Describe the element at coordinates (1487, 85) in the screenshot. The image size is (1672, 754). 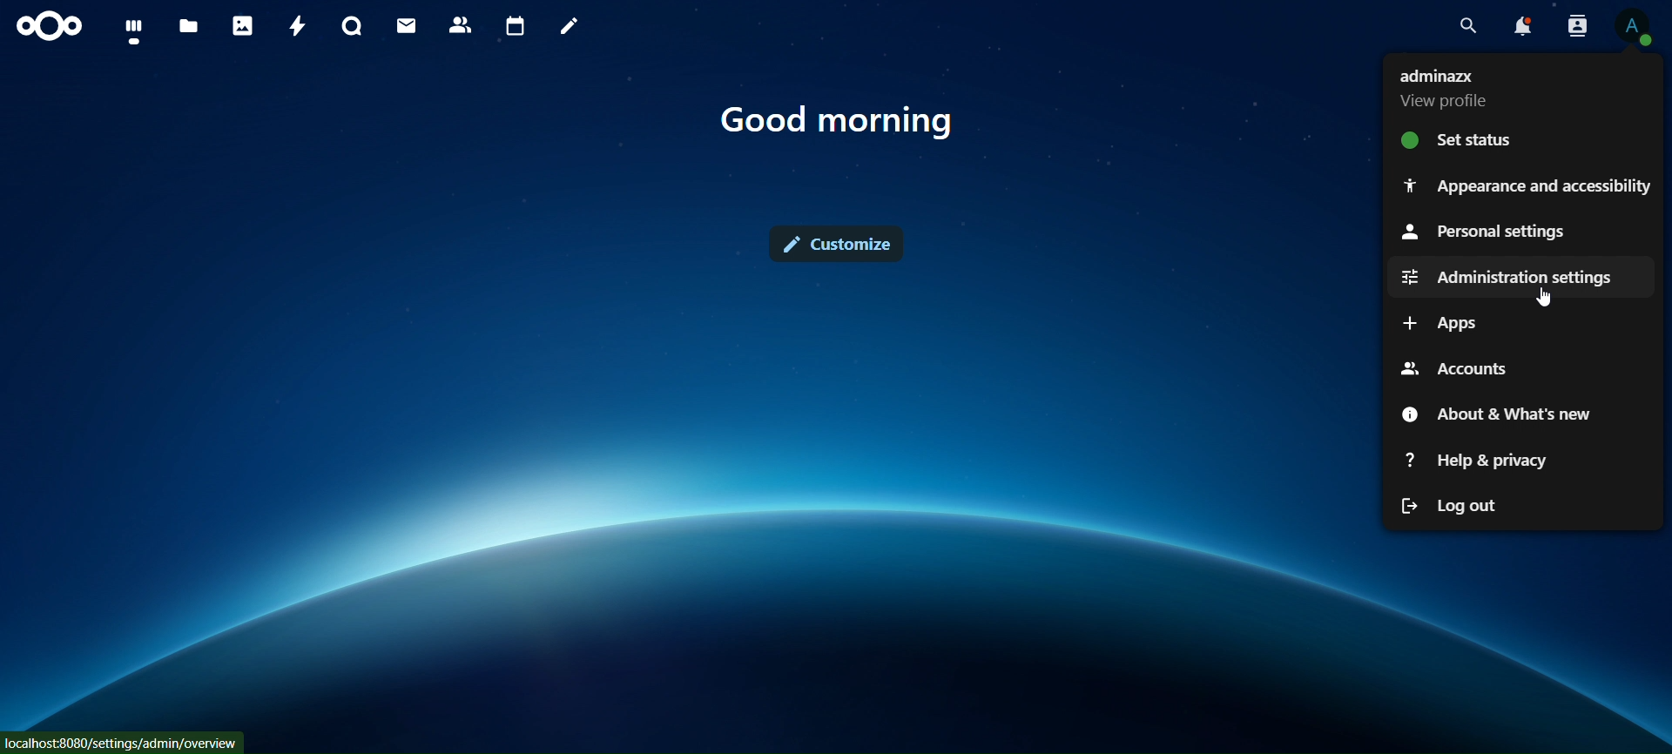
I see `view profile` at that location.